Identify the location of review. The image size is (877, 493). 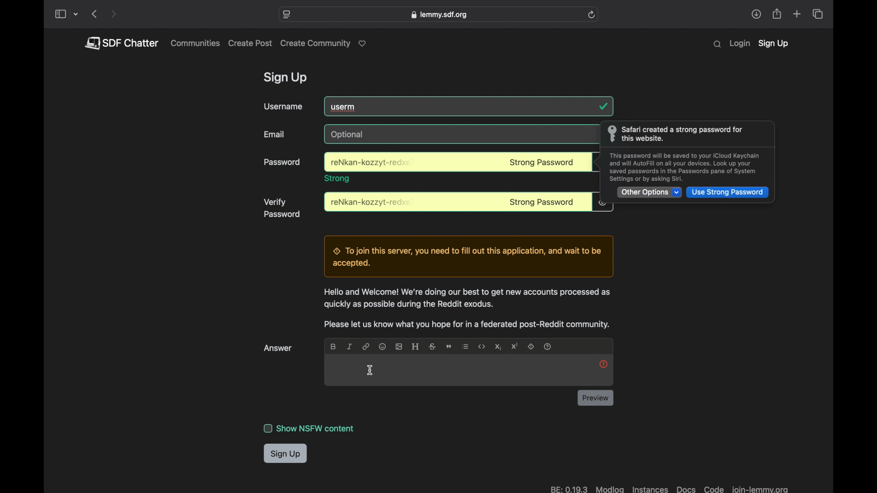
(595, 398).